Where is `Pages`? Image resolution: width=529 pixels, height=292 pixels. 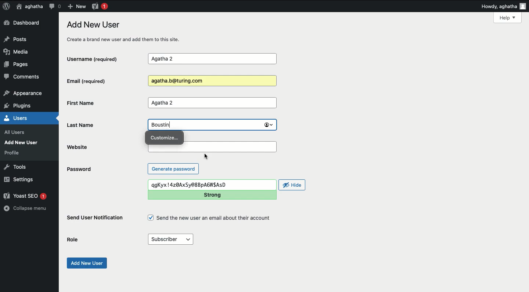 Pages is located at coordinates (18, 66).